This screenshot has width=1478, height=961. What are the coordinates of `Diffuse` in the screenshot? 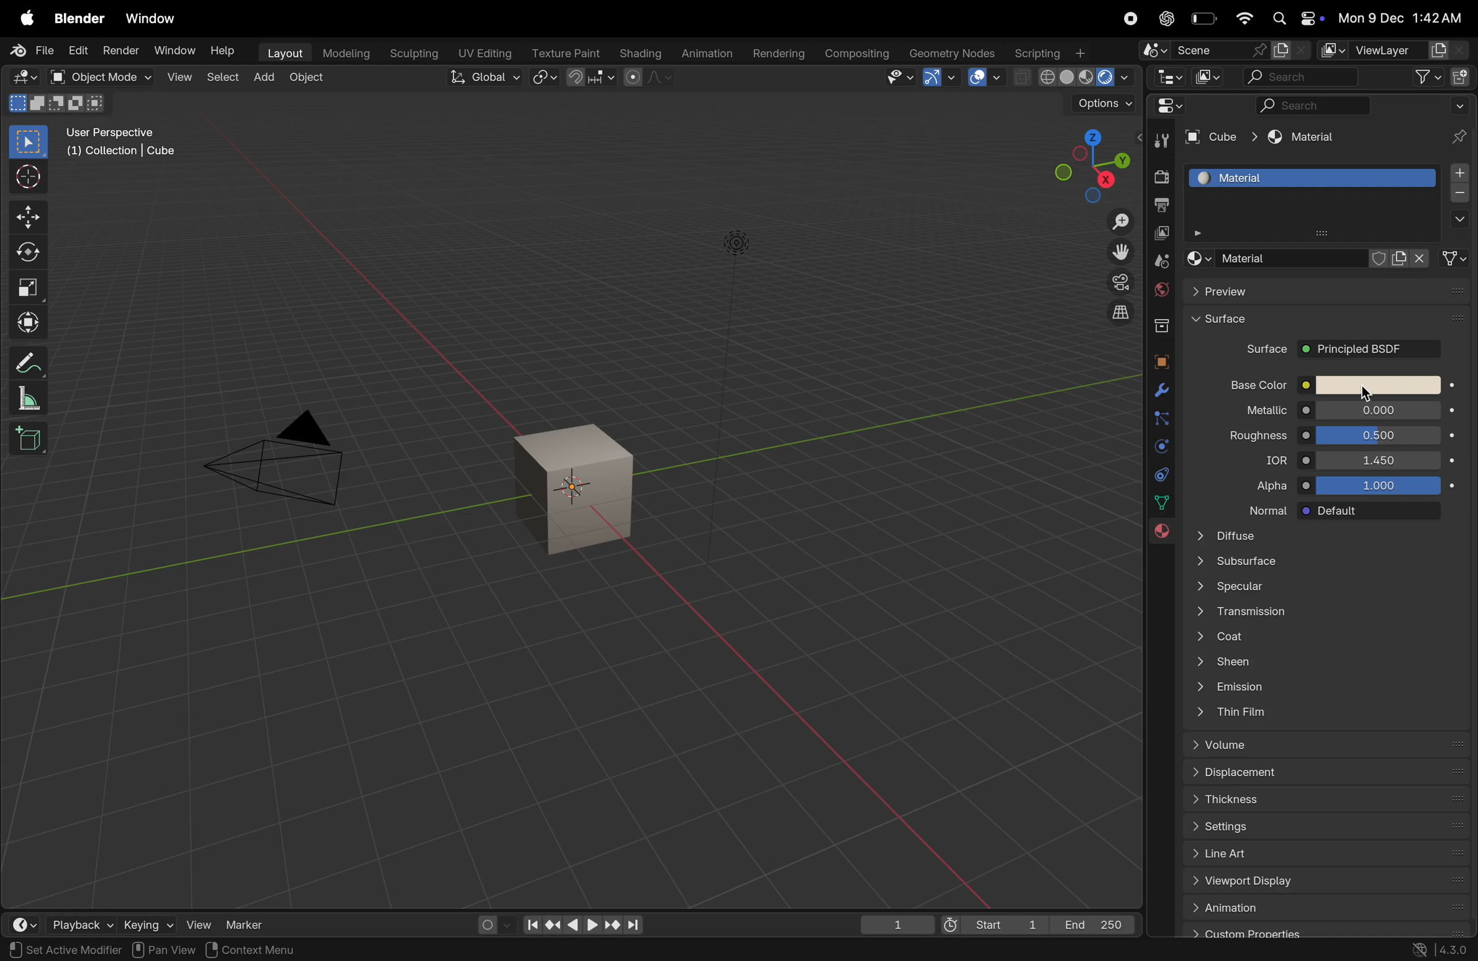 It's located at (1320, 535).